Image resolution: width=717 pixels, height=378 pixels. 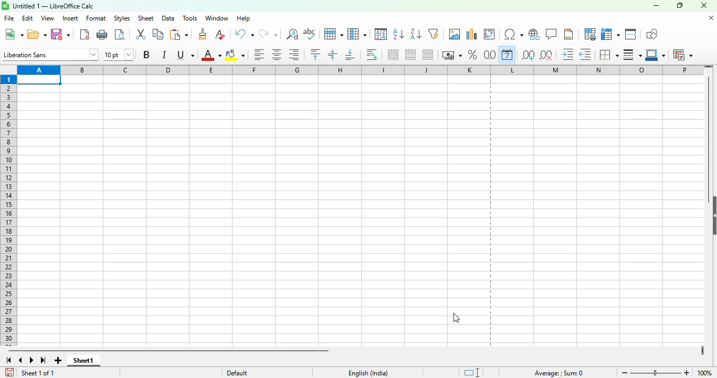 I want to click on zoom in, so click(x=687, y=373).